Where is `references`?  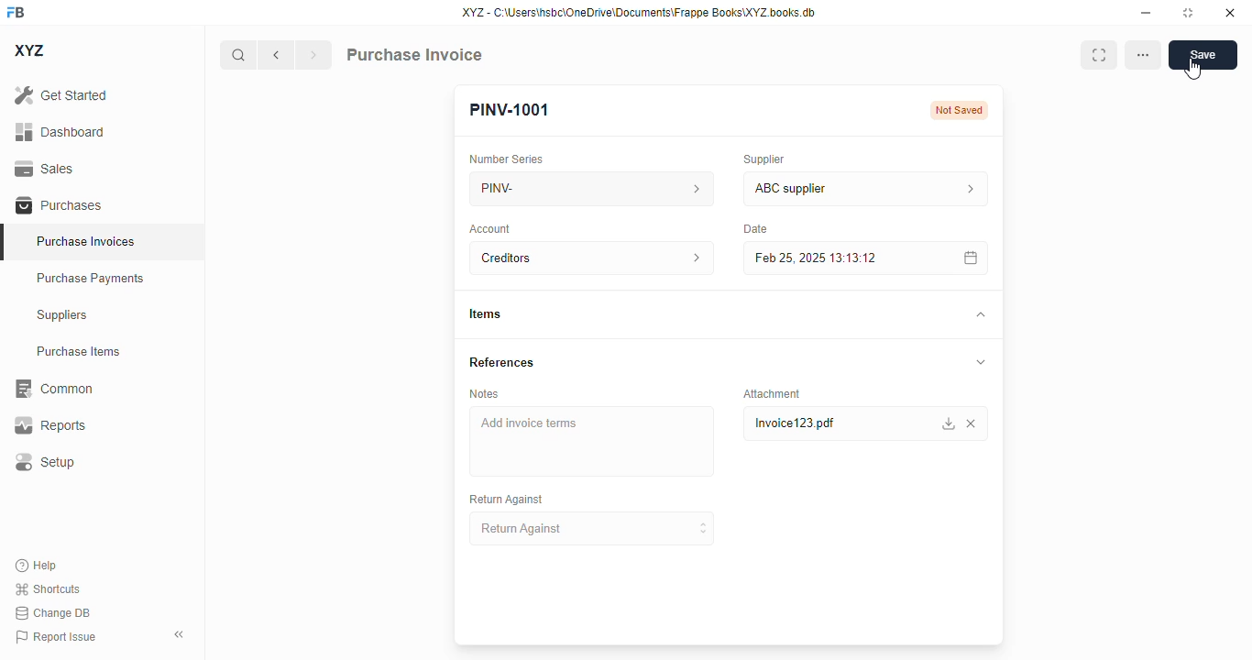
references is located at coordinates (502, 362).